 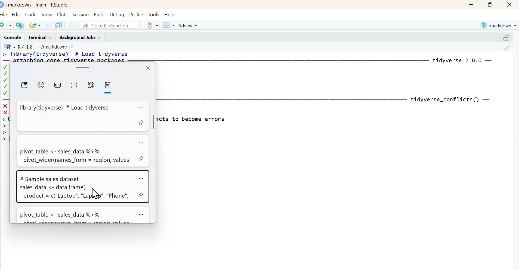 What do you see at coordinates (92, 86) in the screenshot?
I see `symbols` at bounding box center [92, 86].